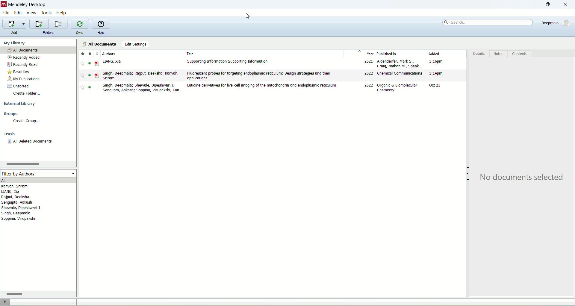 The width and height of the screenshot is (575, 306). Describe the element at coordinates (36, 50) in the screenshot. I see `all documents` at that location.